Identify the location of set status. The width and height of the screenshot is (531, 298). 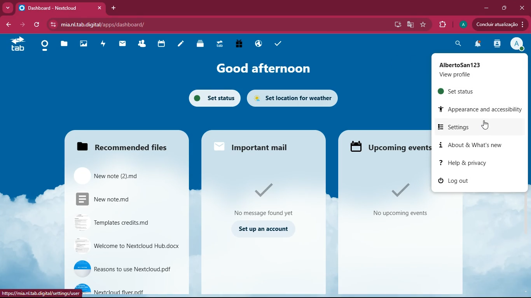
(476, 91).